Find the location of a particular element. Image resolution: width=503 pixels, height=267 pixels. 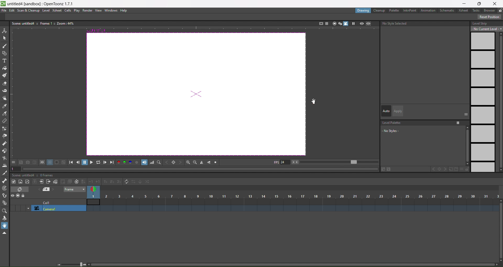

create blank drawing is located at coordinates (66, 182).